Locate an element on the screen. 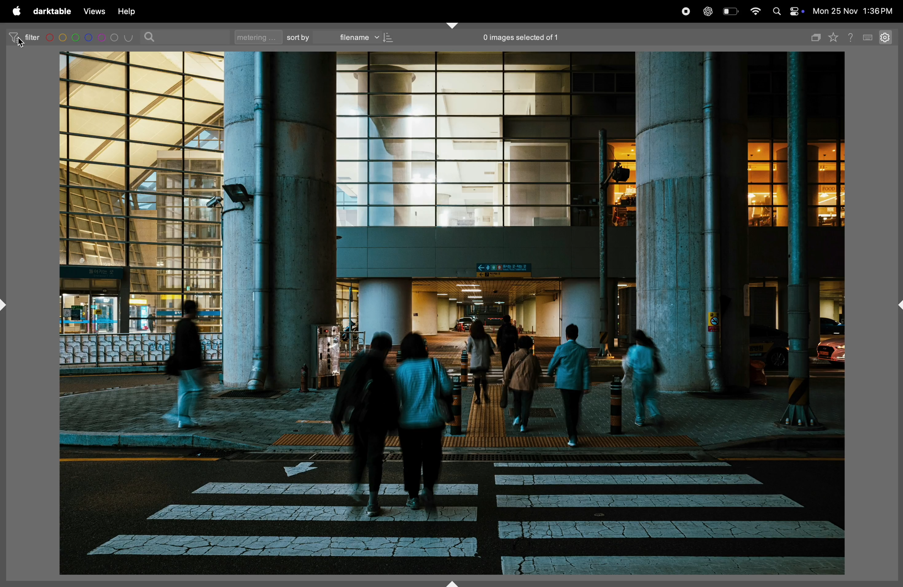  shift+ctrl+t is located at coordinates (452, 25).